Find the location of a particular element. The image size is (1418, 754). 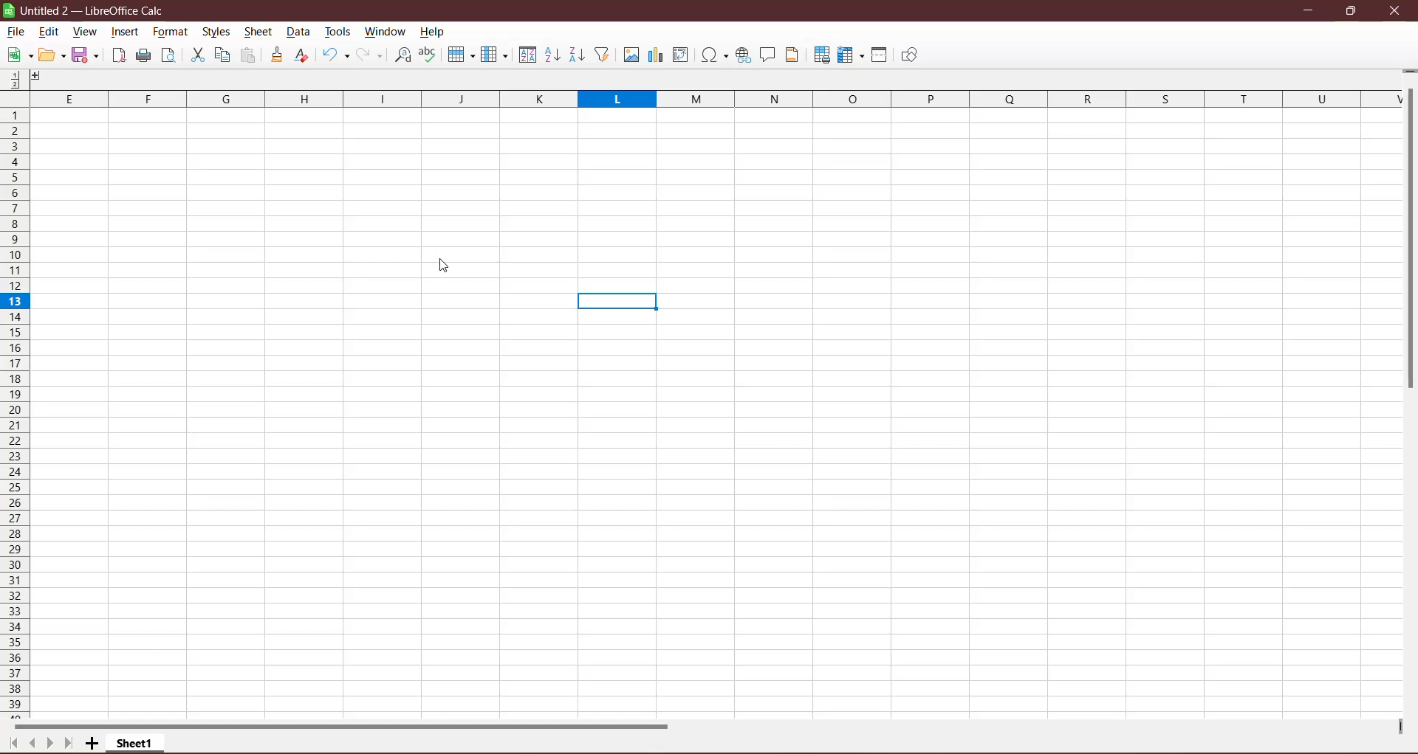

New is located at coordinates (18, 55).